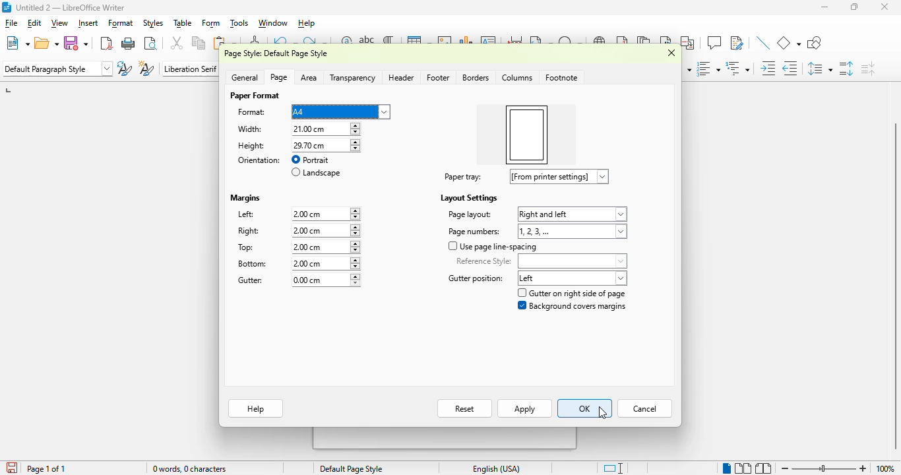  I want to click on bottom: 2.00 cm, so click(295, 264).